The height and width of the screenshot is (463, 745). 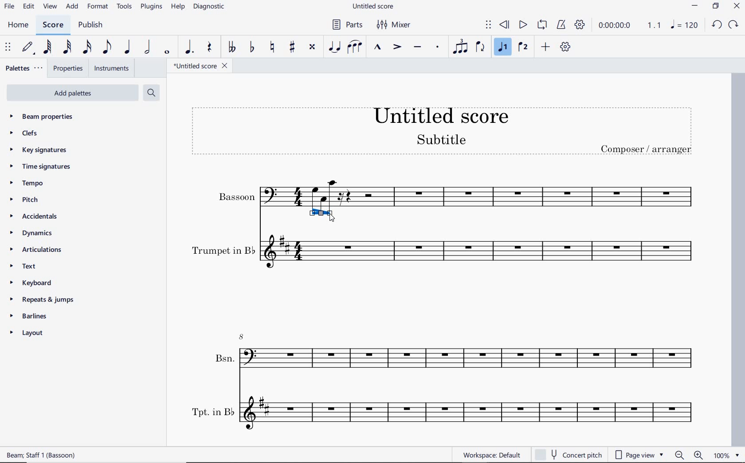 What do you see at coordinates (397, 47) in the screenshot?
I see `accent` at bounding box center [397, 47].